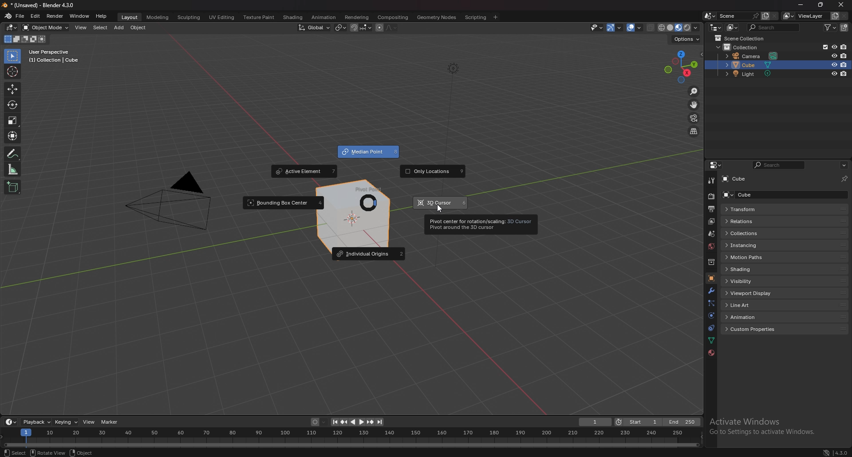 This screenshot has width=852, height=457. Describe the element at coordinates (842, 3) in the screenshot. I see `close` at that location.